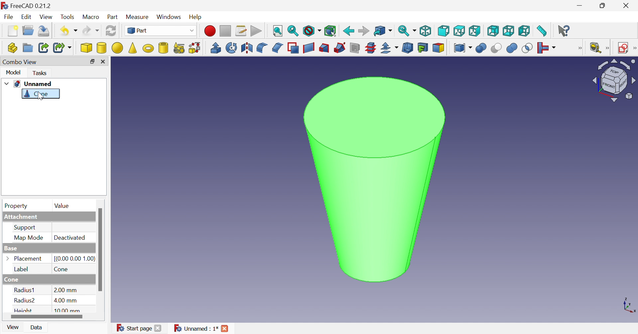 This screenshot has height=334, width=638. Describe the element at coordinates (12, 249) in the screenshot. I see `Base` at that location.